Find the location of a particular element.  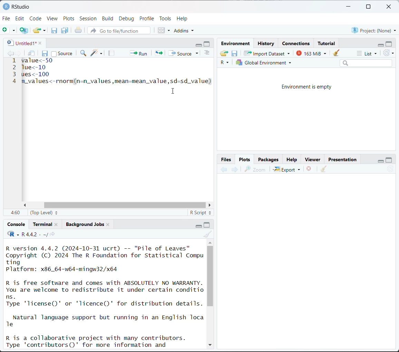

Tutorial is located at coordinates (327, 42).